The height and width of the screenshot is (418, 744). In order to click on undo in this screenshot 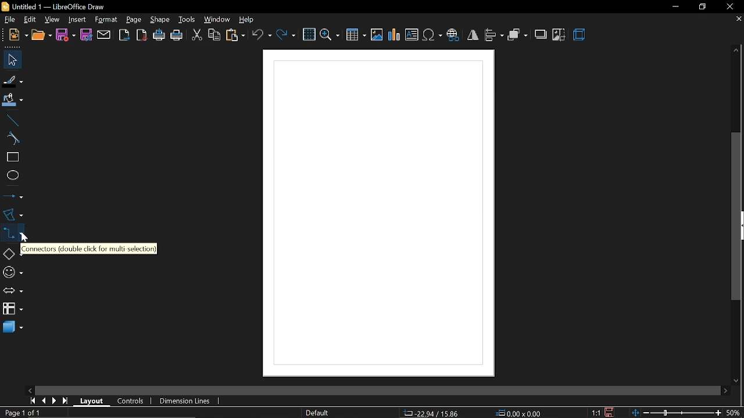, I will do `click(262, 35)`.